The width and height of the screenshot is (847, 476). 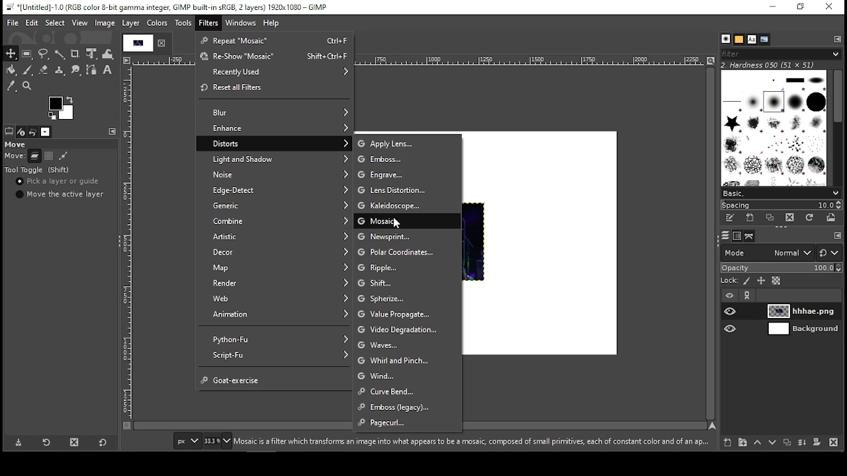 What do you see at coordinates (36, 170) in the screenshot?
I see `tool toggle` at bounding box center [36, 170].